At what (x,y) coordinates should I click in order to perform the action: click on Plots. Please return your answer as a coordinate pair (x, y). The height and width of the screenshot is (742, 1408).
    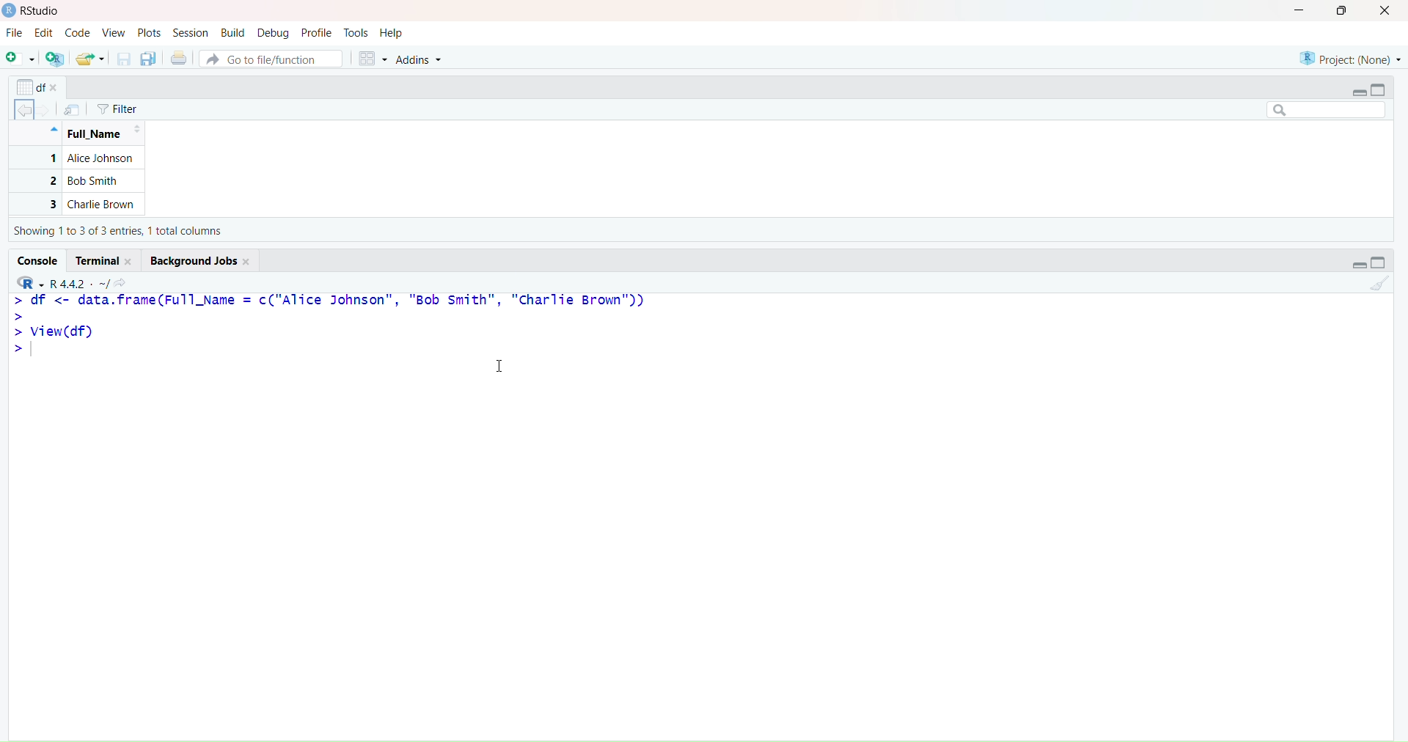
    Looking at the image, I should click on (152, 32).